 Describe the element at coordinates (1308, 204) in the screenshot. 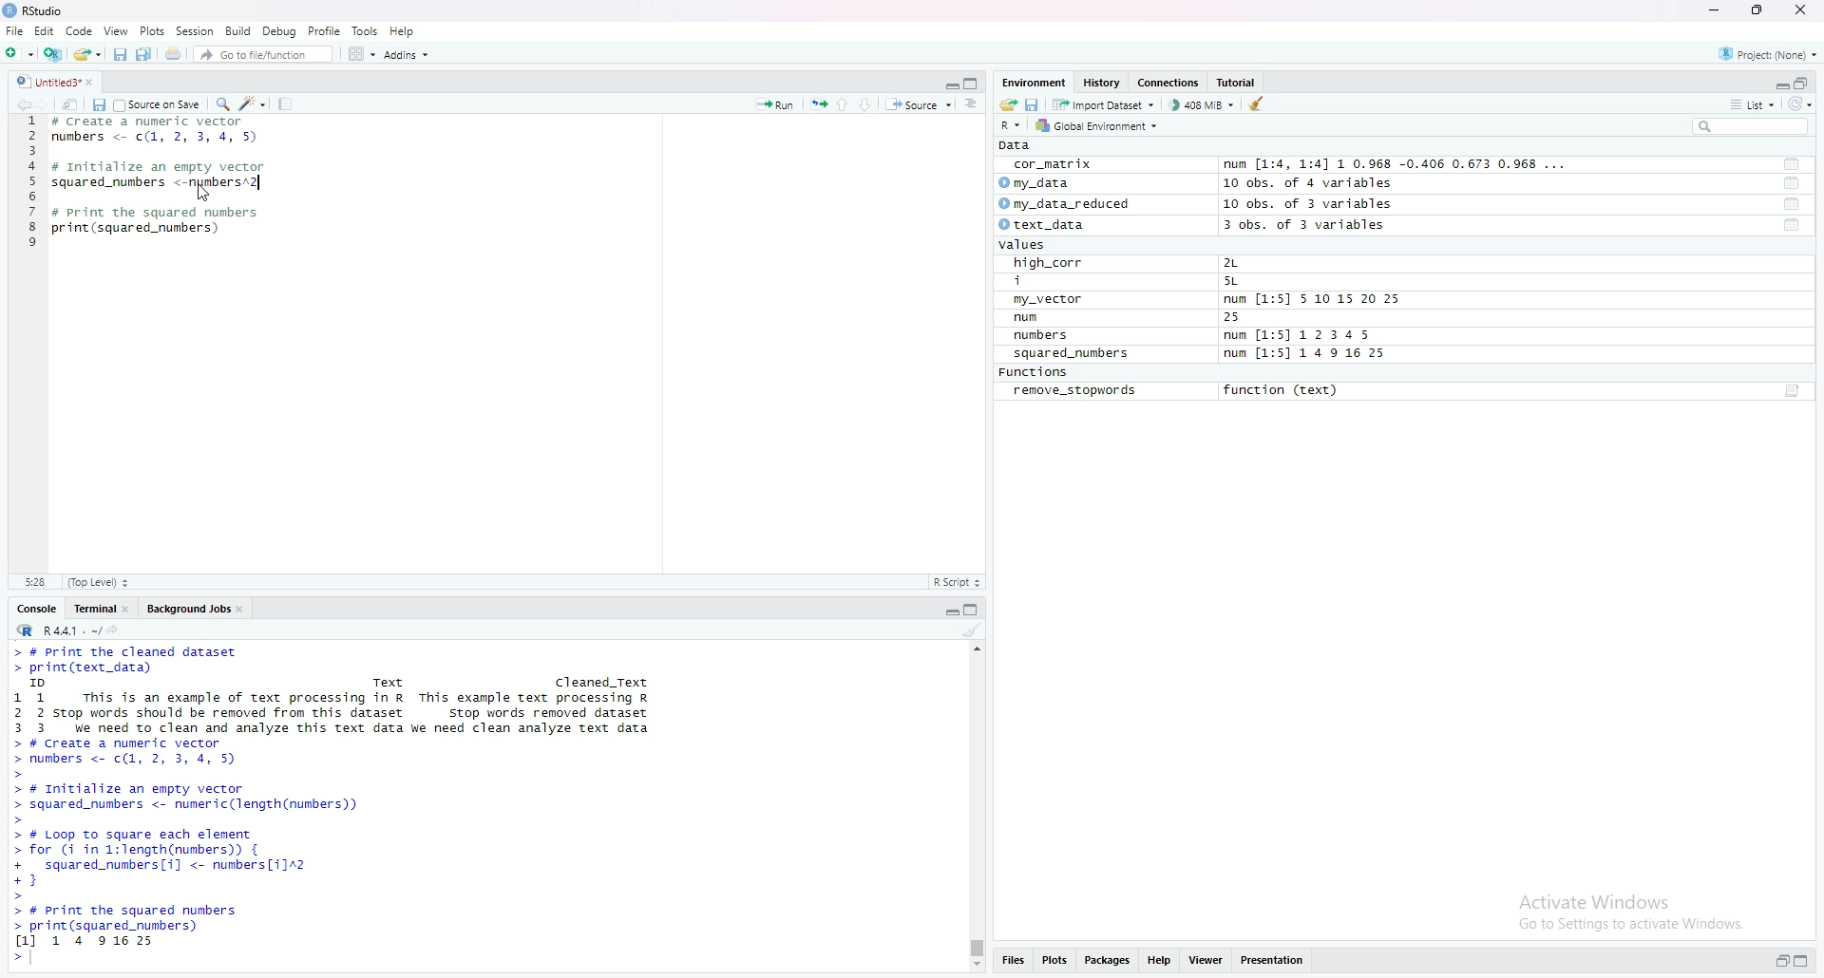

I see `10 obs. of 3 variables` at that location.